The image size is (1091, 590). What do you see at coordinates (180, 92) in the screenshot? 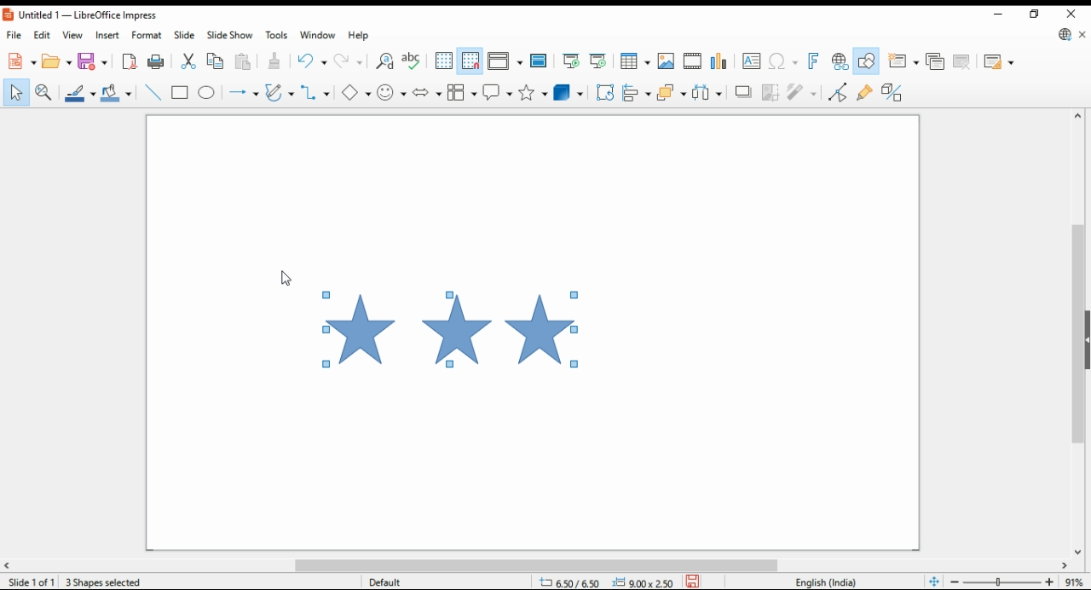
I see `rectangle` at bounding box center [180, 92].